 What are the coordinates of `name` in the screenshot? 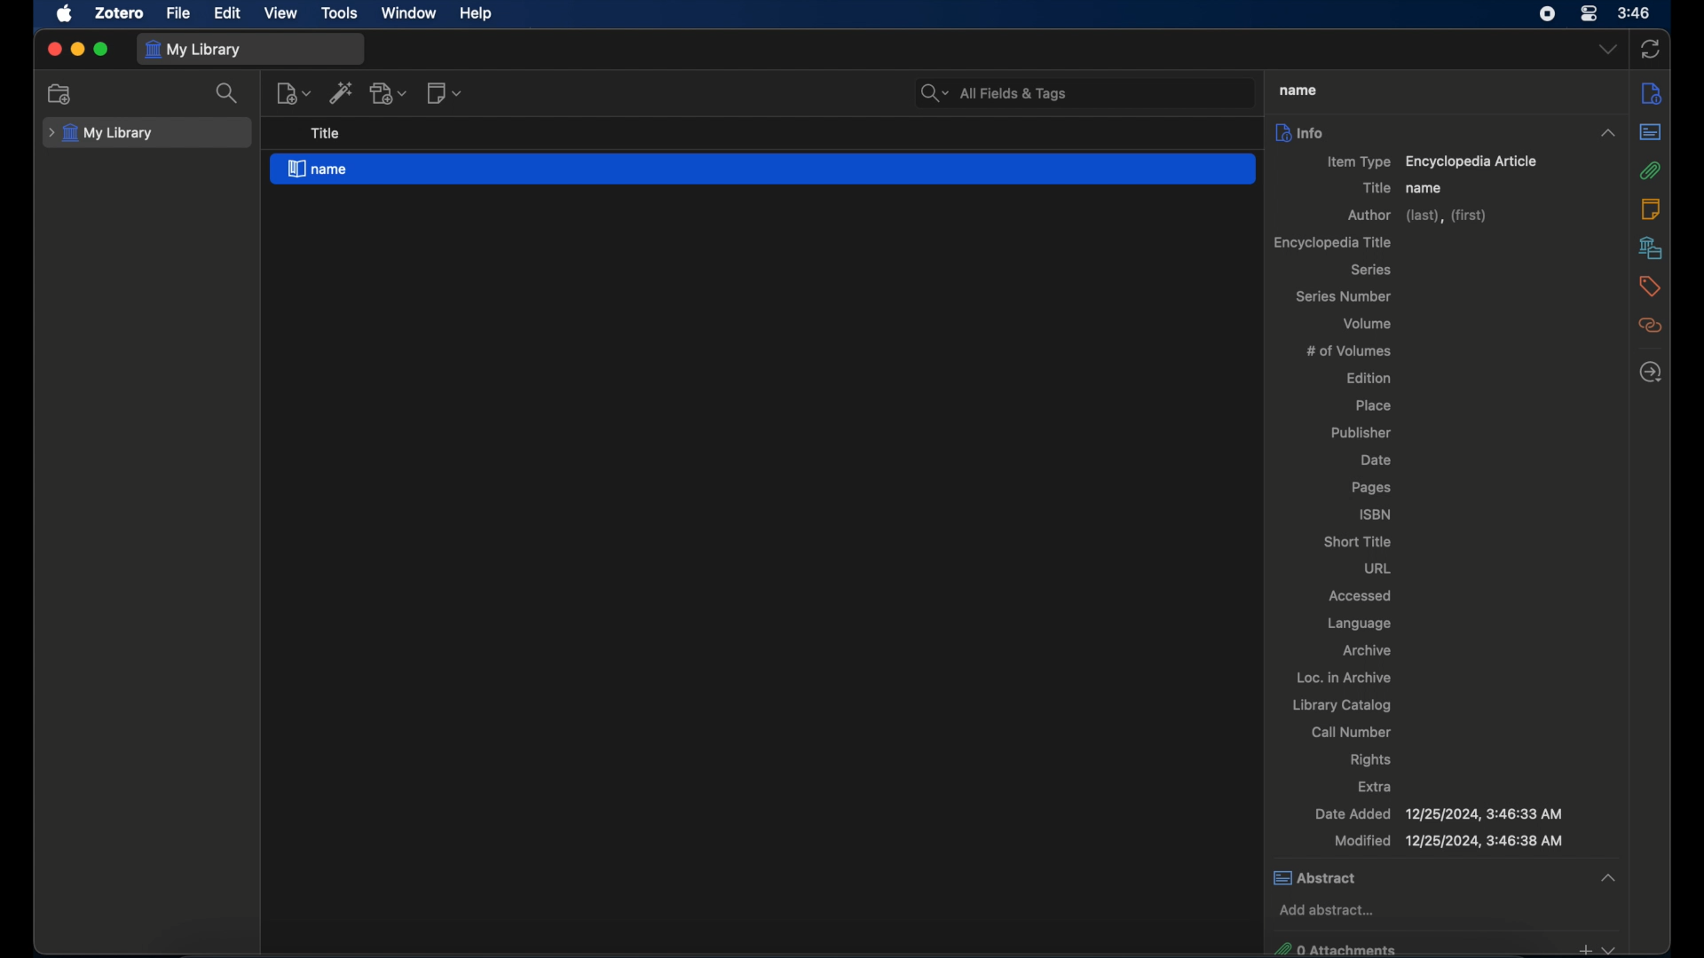 It's located at (763, 170).